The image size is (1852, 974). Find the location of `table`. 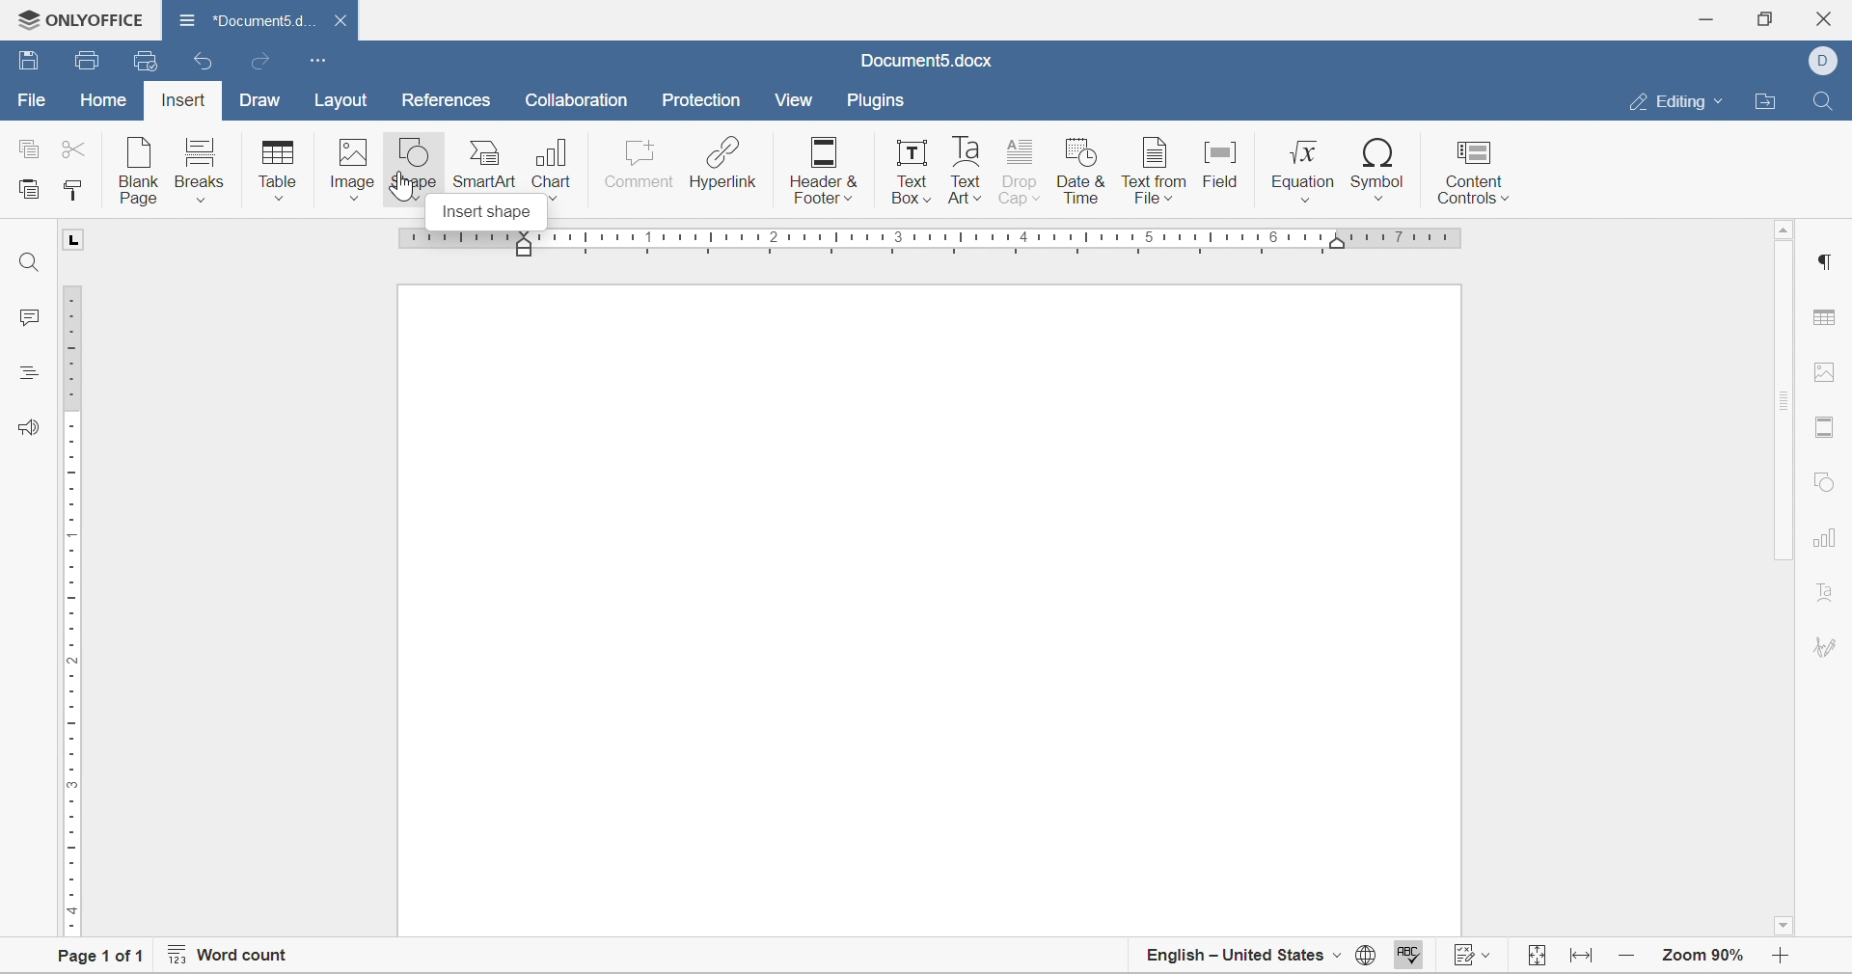

table is located at coordinates (277, 170).